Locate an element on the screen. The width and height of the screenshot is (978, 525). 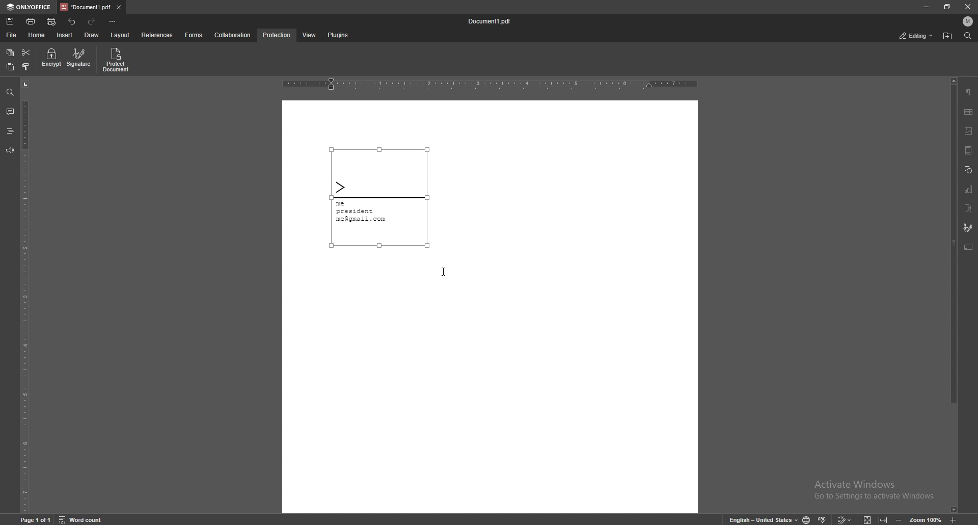
chart is located at coordinates (969, 190).